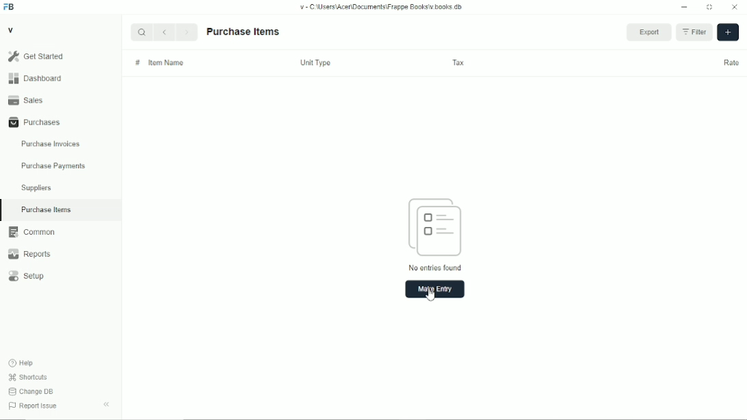 The height and width of the screenshot is (420, 747). What do you see at coordinates (22, 363) in the screenshot?
I see `help` at bounding box center [22, 363].